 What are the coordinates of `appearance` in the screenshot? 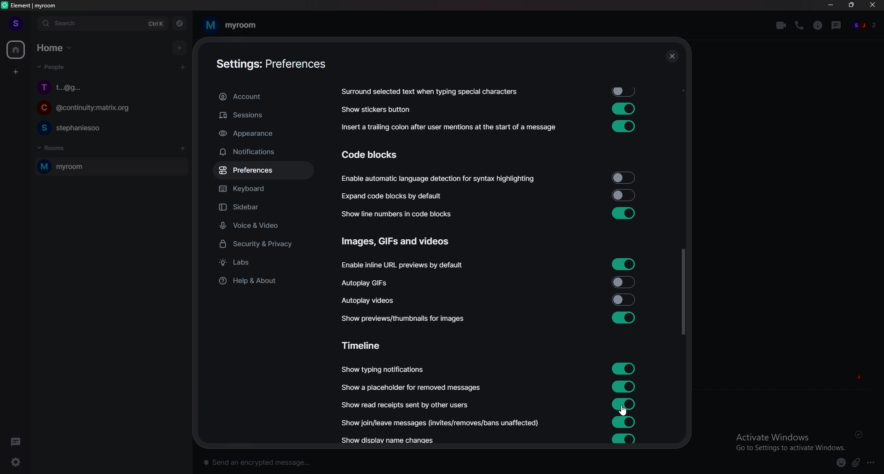 It's located at (263, 134).